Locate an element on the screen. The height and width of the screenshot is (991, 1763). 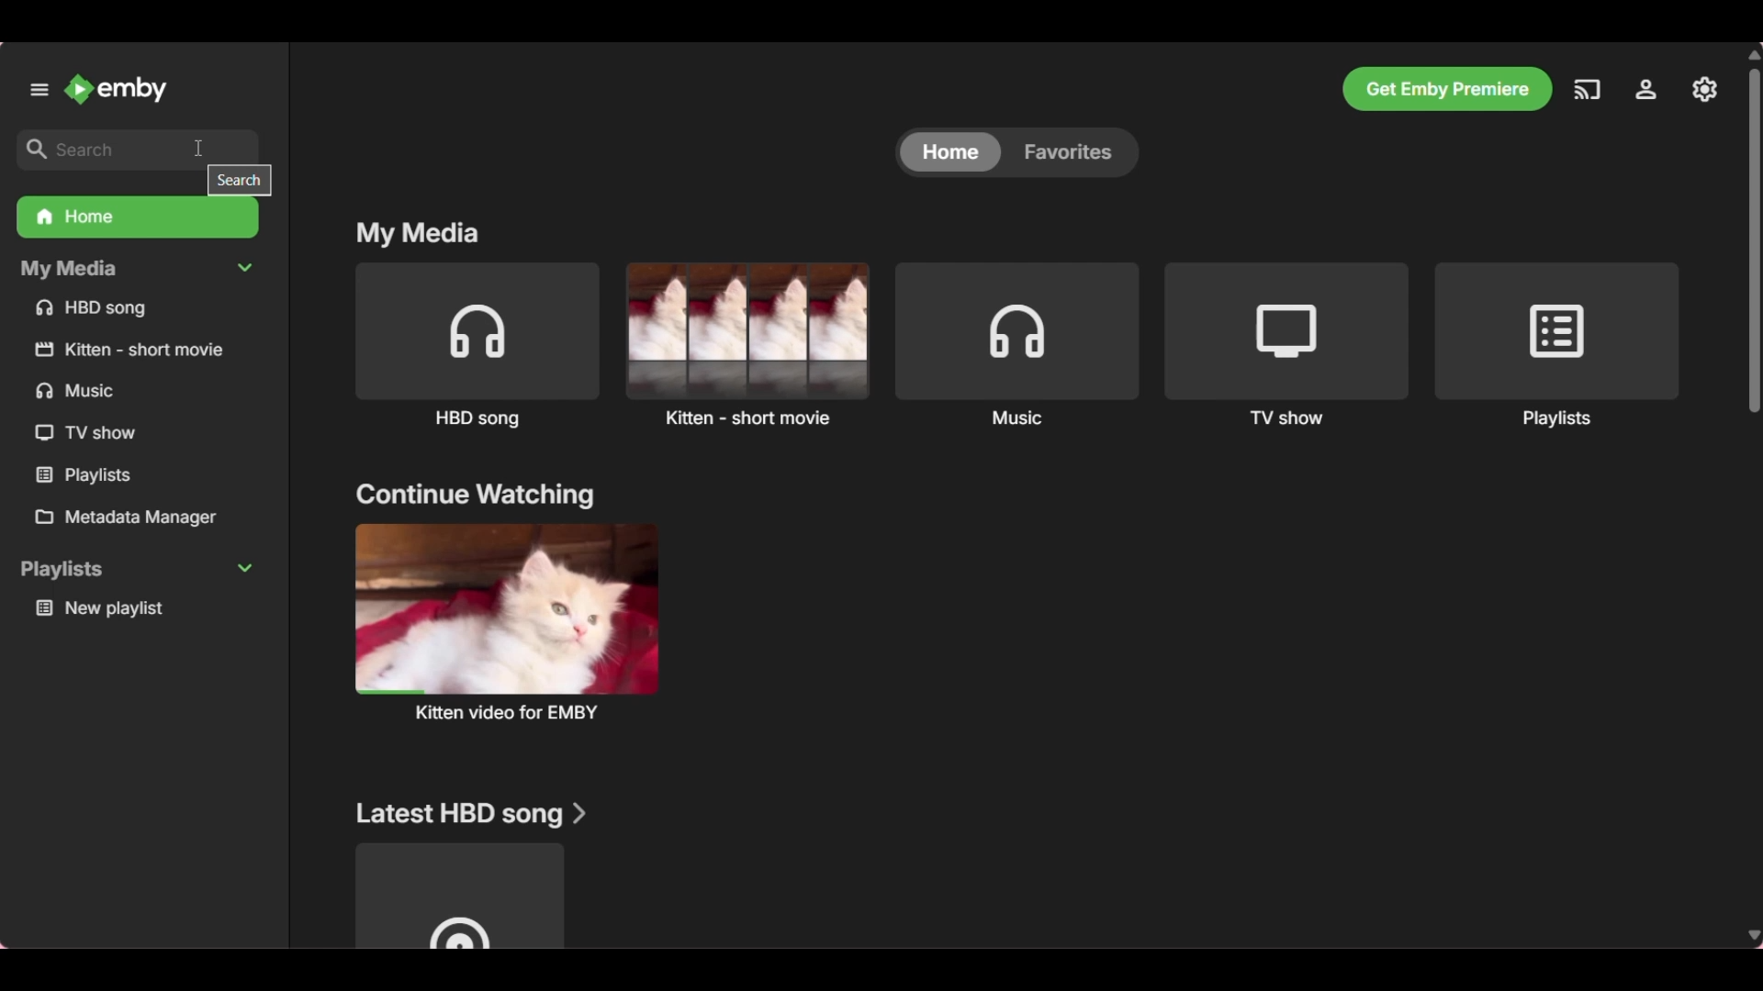
TV show is located at coordinates (87, 434).